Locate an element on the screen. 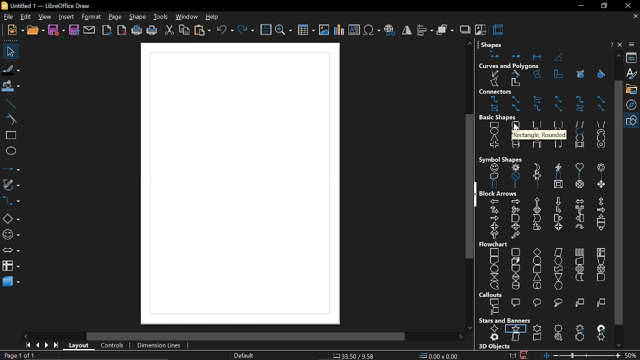 The width and height of the screenshot is (640, 360). scroll down is located at coordinates (469, 325).